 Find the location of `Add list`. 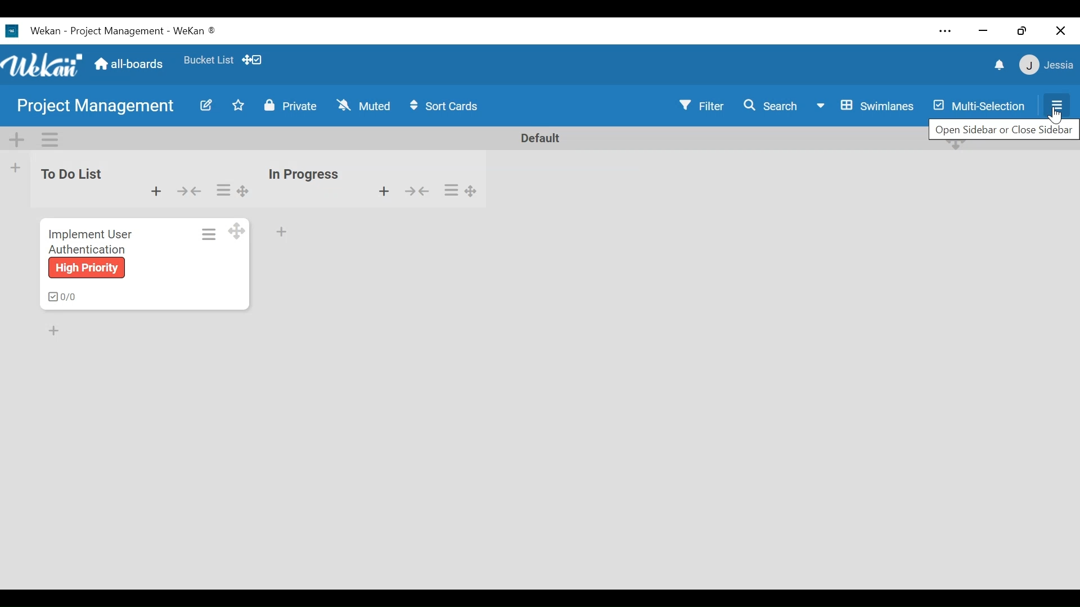

Add list is located at coordinates (14, 167).